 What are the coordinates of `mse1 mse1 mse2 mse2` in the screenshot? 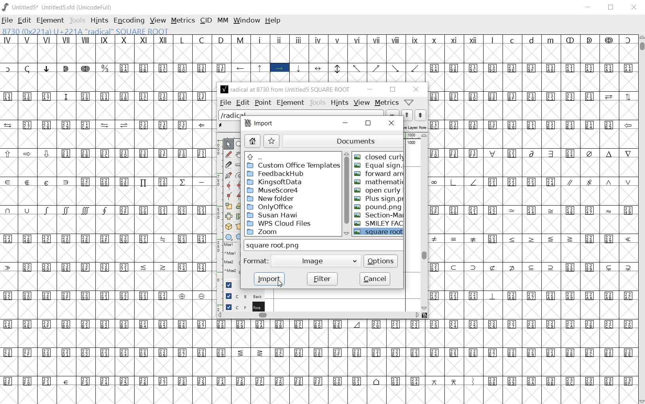 It's located at (228, 259).